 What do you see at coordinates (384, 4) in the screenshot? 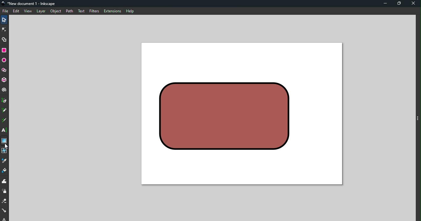
I see `Minimize` at bounding box center [384, 4].